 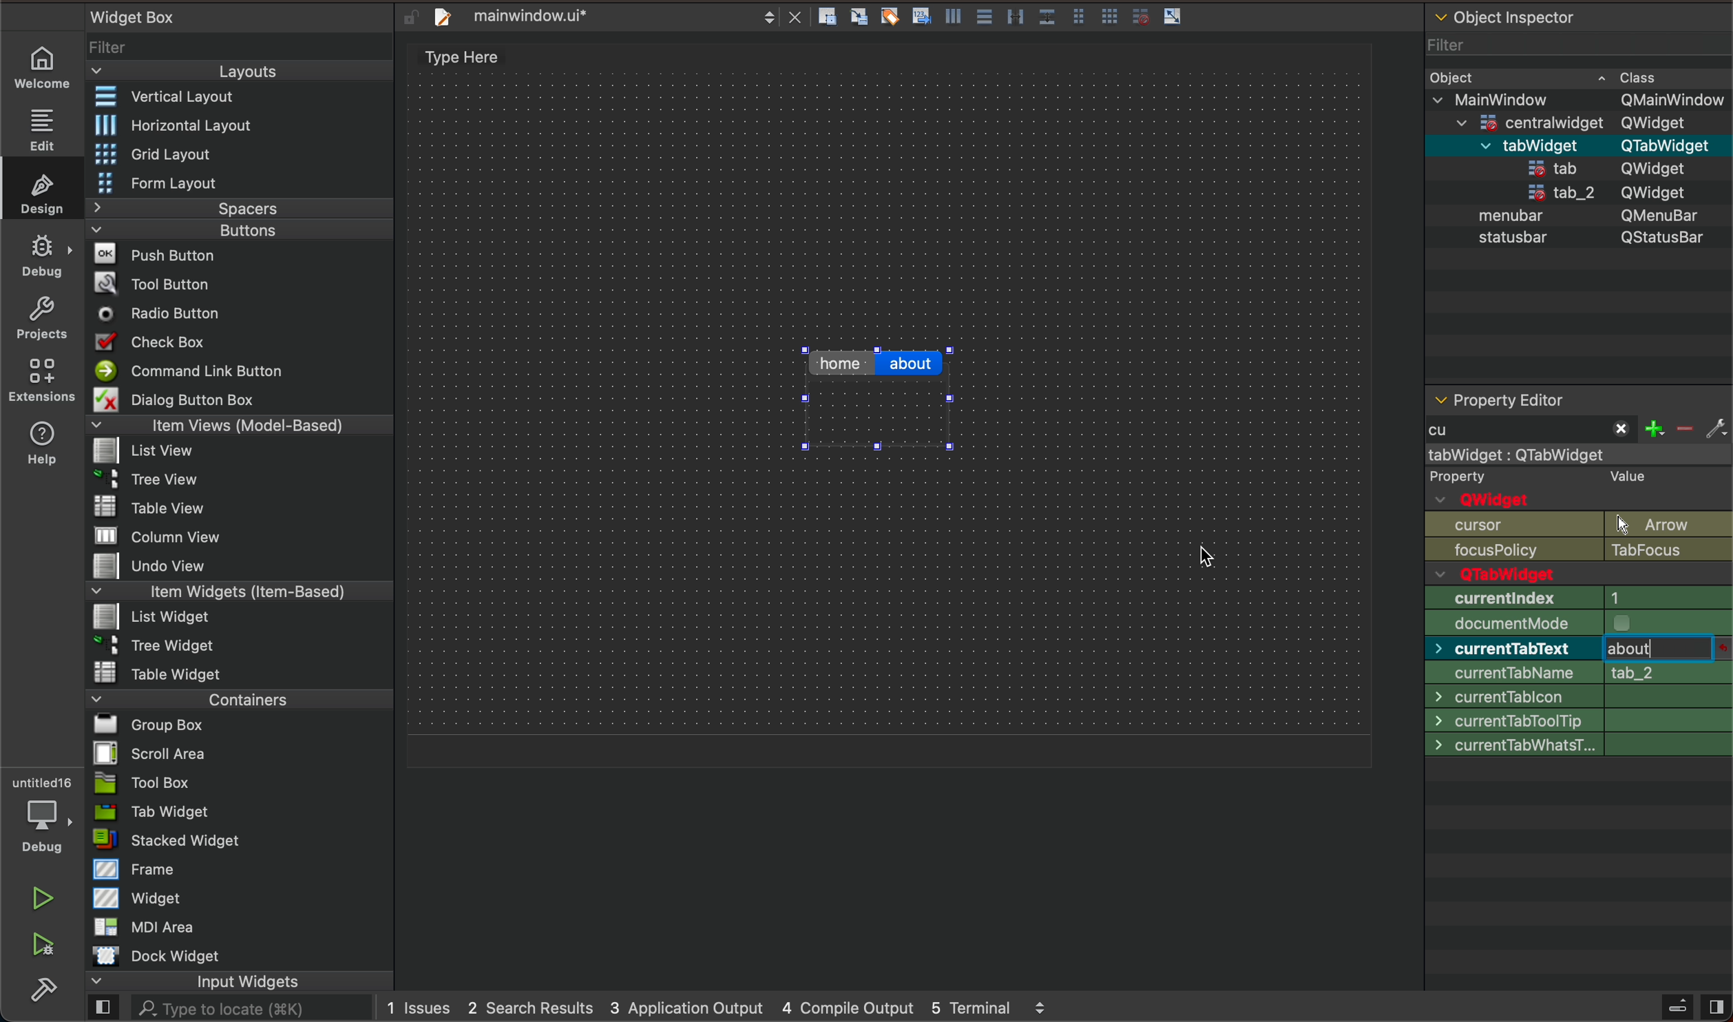 What do you see at coordinates (1061, 15) in the screenshot?
I see `layout actions` at bounding box center [1061, 15].